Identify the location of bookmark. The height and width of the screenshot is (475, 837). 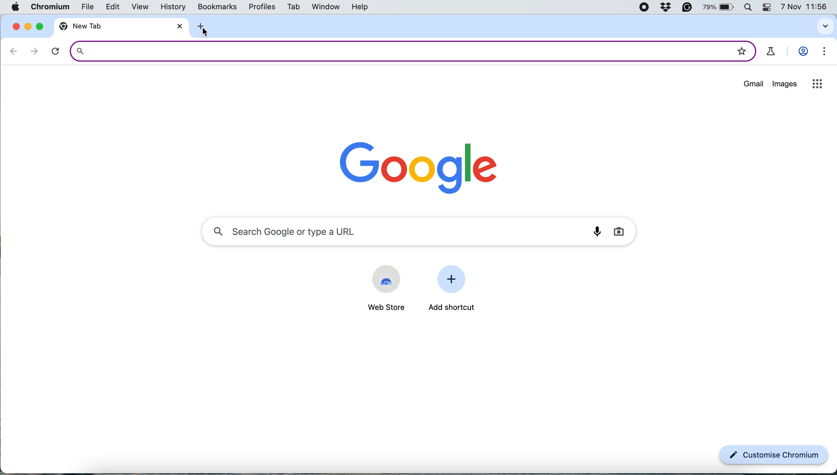
(741, 49).